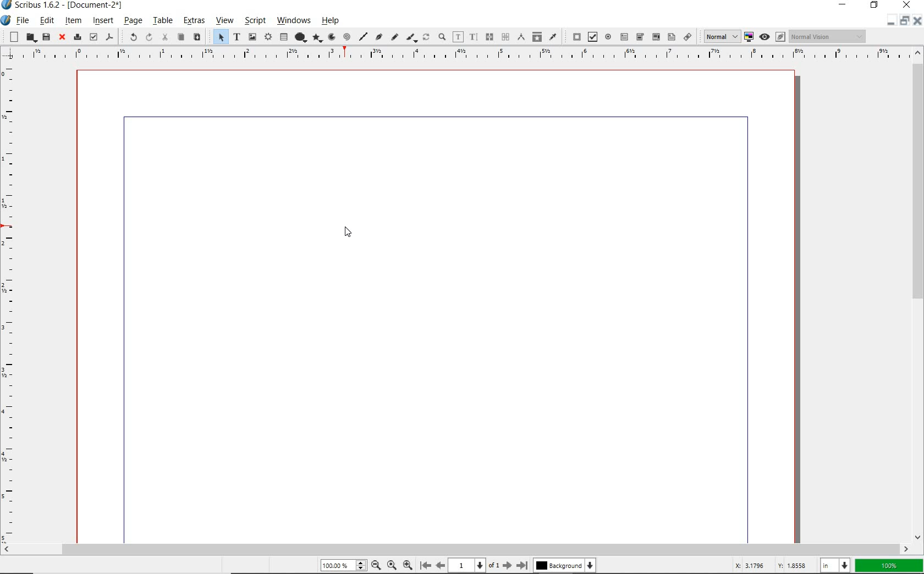 The height and width of the screenshot is (574, 924). Describe the element at coordinates (13, 37) in the screenshot. I see `new` at that location.